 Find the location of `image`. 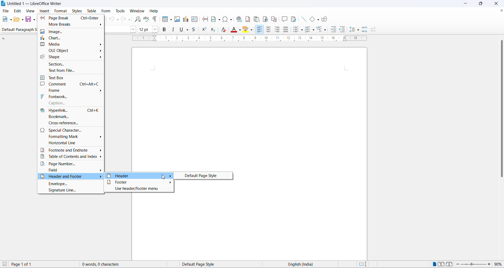

image is located at coordinates (71, 32).